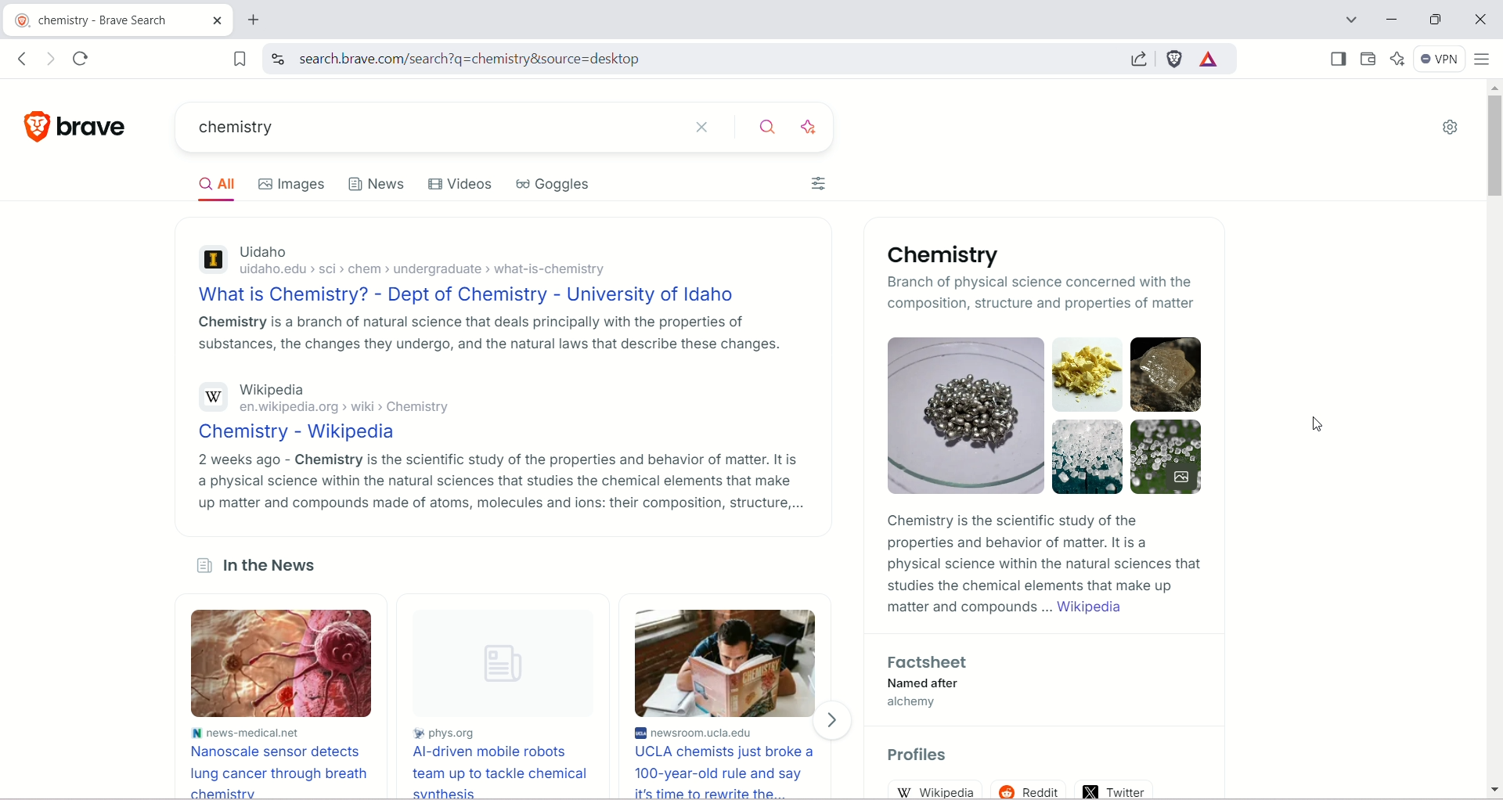 This screenshot has width=1503, height=800. Describe the element at coordinates (966, 607) in the screenshot. I see `matter and compounds...` at that location.